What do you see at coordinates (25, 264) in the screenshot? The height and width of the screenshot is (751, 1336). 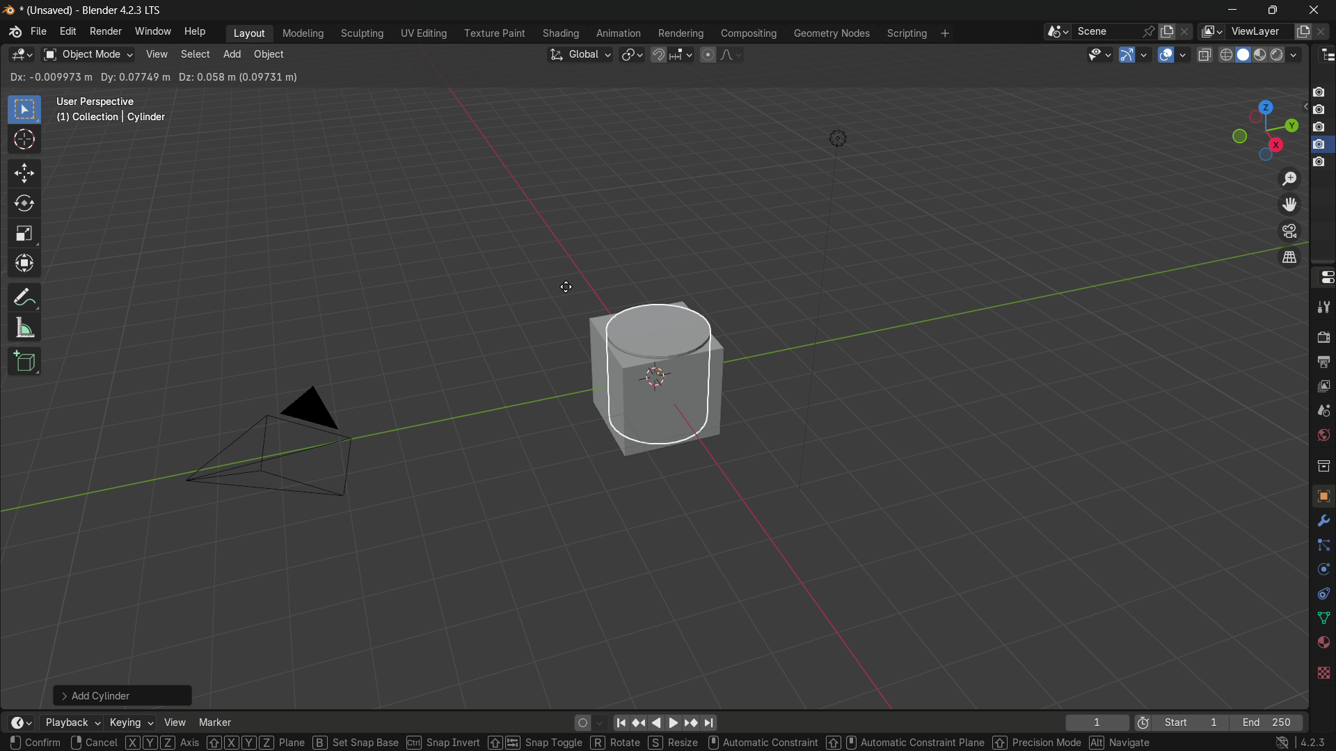 I see `transform` at bounding box center [25, 264].